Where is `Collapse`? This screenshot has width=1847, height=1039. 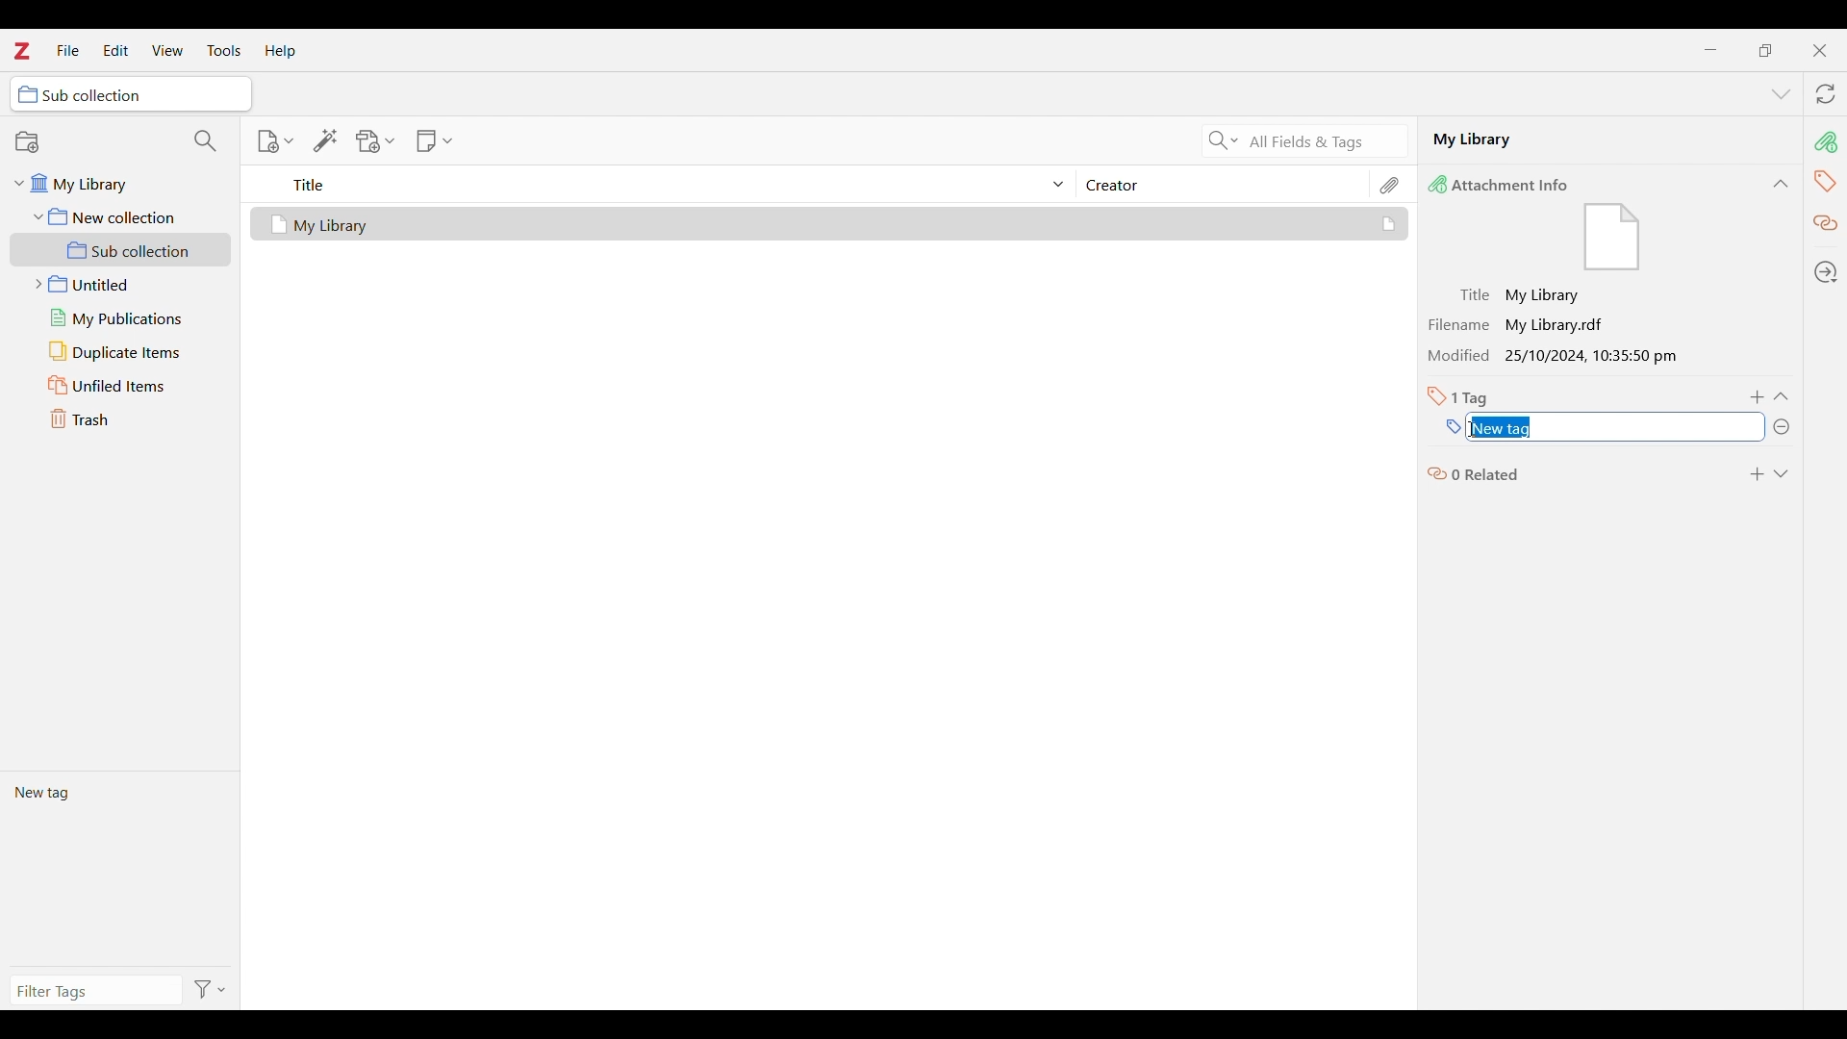 Collapse is located at coordinates (1781, 184).